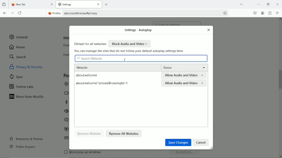  Describe the element at coordinates (270, 13) in the screenshot. I see `extensions` at that location.